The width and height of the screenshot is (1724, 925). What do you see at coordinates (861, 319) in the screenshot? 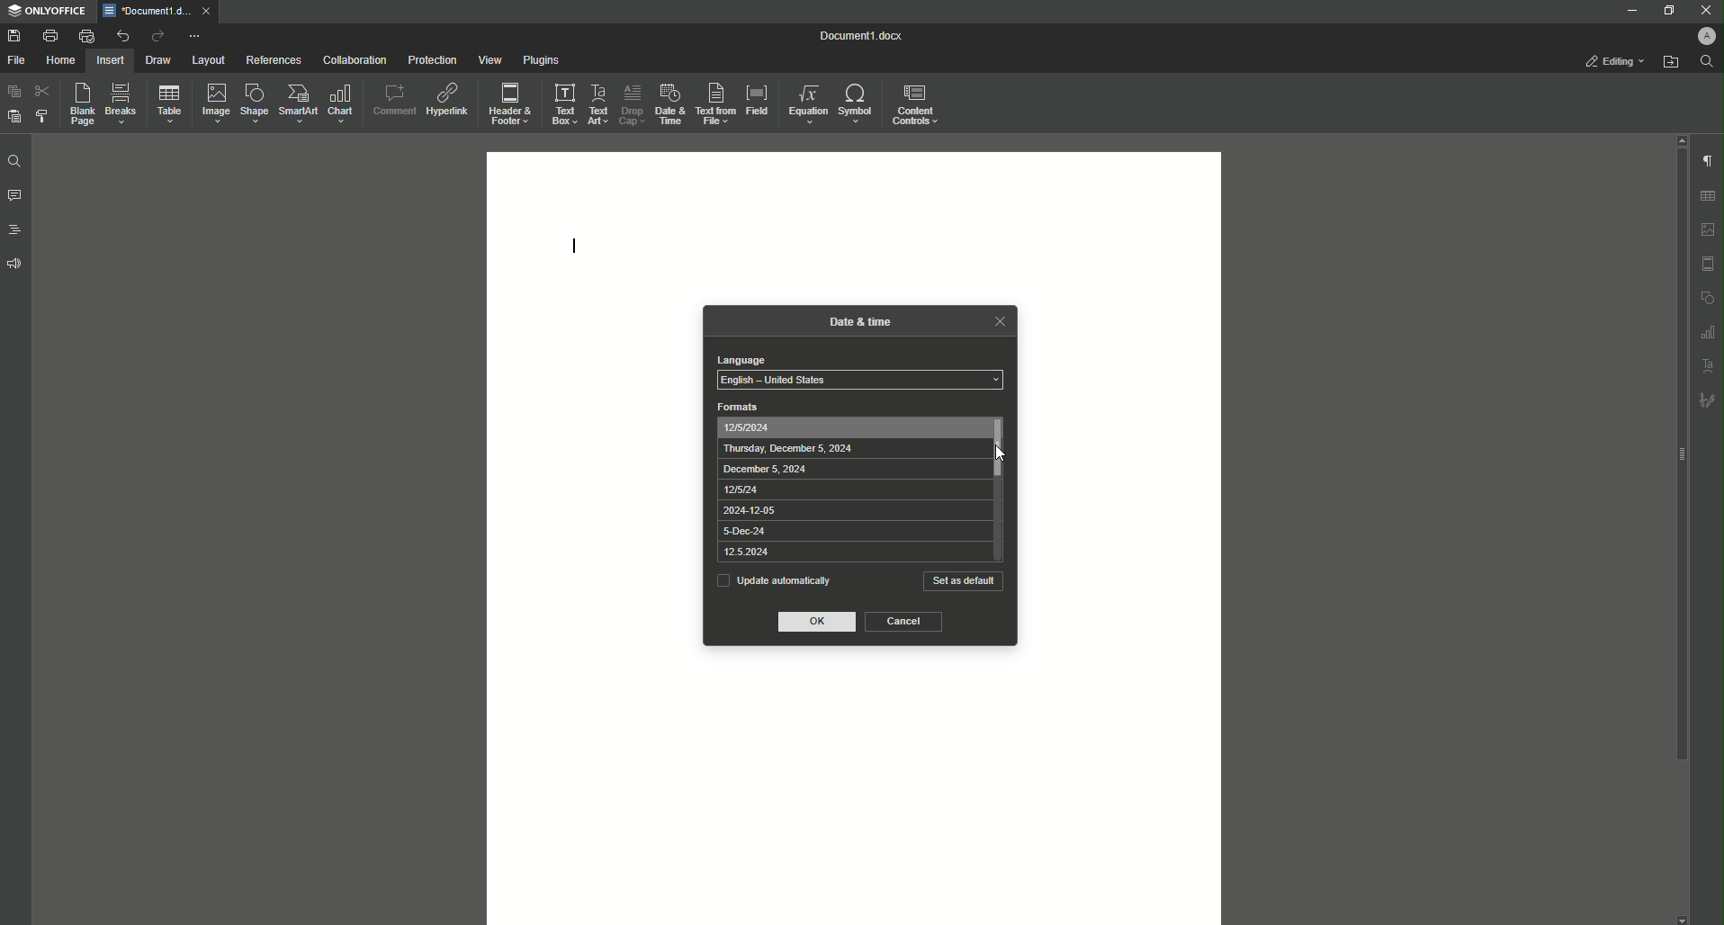
I see `date & time` at bounding box center [861, 319].